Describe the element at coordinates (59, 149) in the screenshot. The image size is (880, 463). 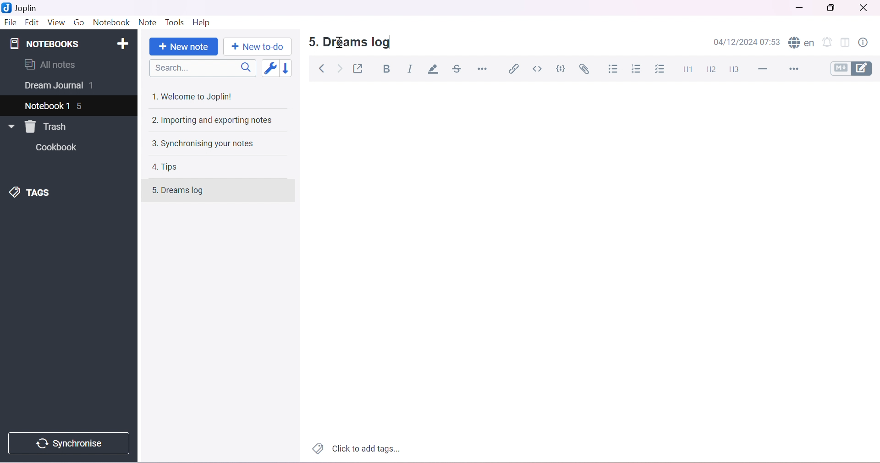
I see `Cookbook` at that location.